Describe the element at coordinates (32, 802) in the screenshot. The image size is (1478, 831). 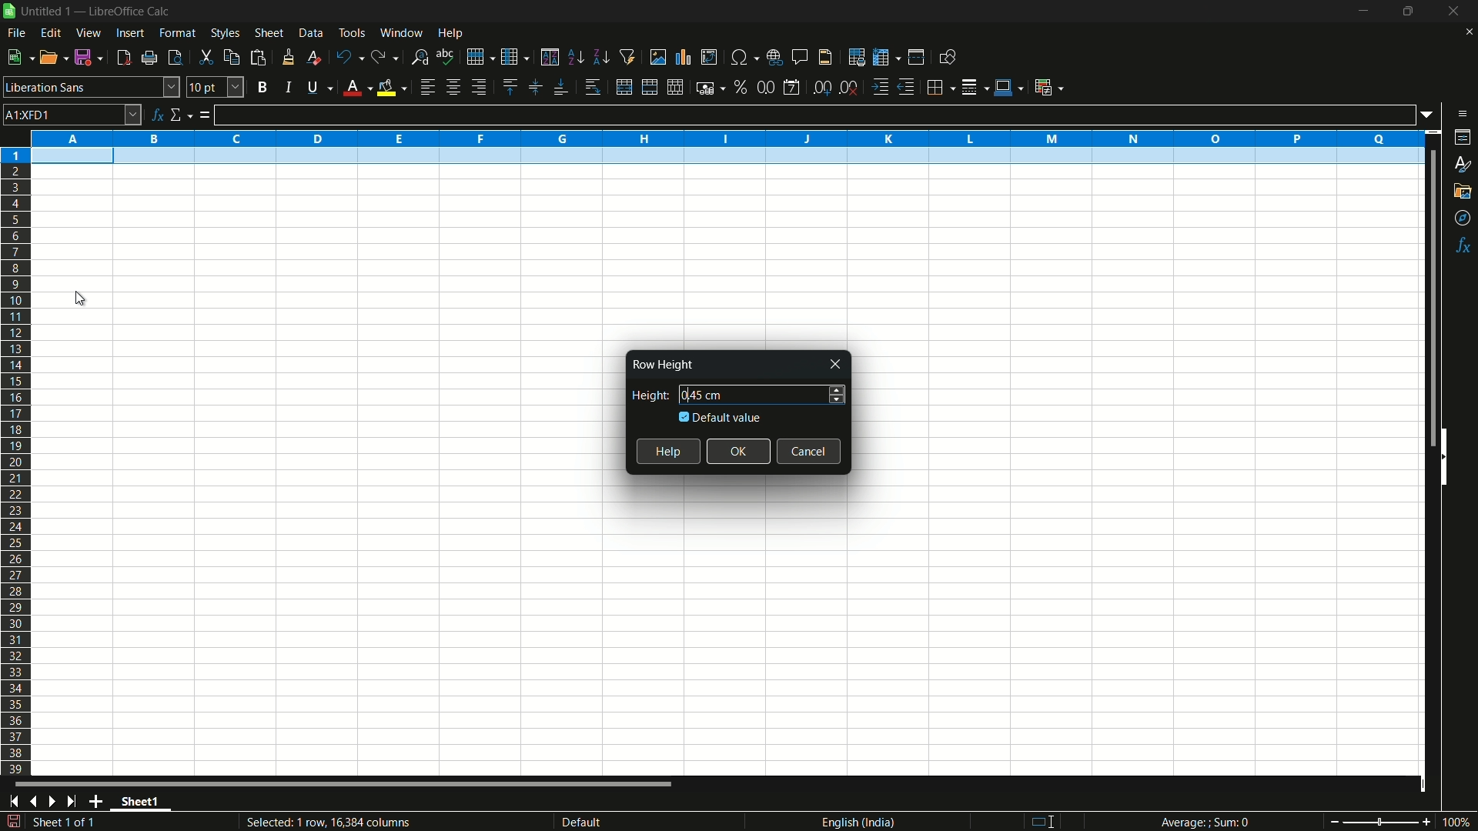
I see `previous sheet` at that location.